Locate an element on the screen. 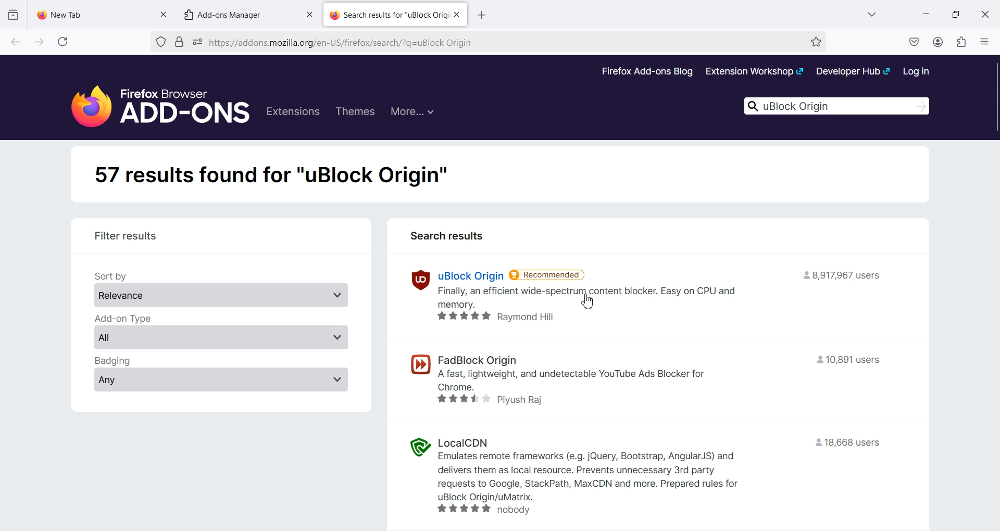 This screenshot has width=1000, height=531. star rating is located at coordinates (465, 401).